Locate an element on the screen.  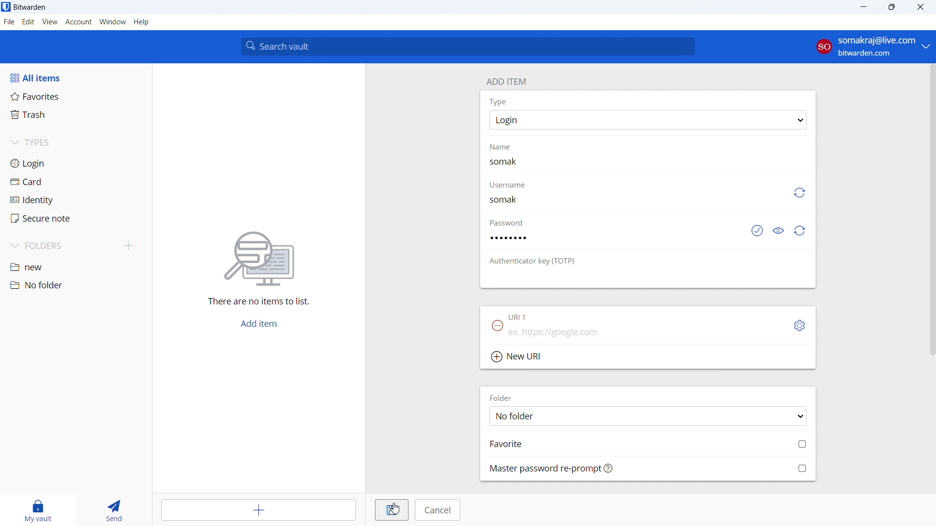
add url is located at coordinates (647, 335).